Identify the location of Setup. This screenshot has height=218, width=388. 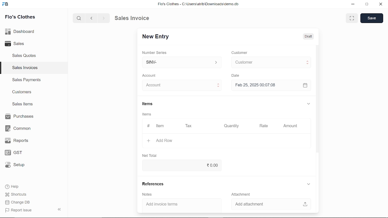
(16, 165).